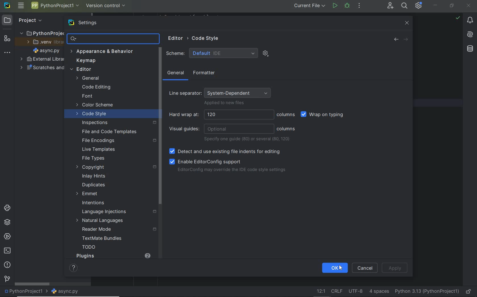 The height and width of the screenshot is (297, 477). I want to click on Applied to new files, so click(224, 104).